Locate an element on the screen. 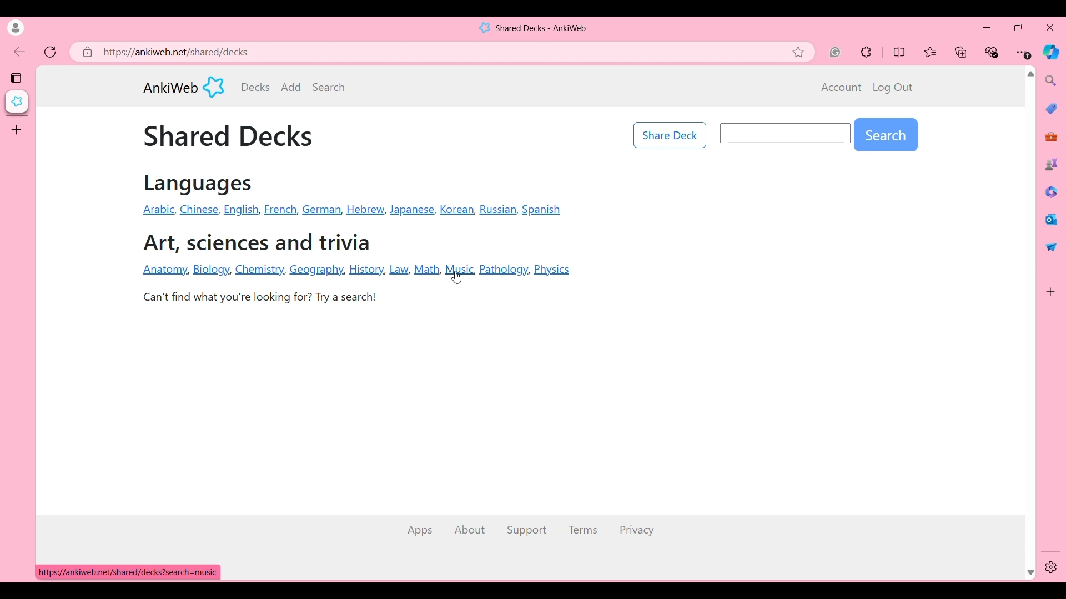 The height and width of the screenshot is (599, 1066). Chinese, is located at coordinates (199, 210).